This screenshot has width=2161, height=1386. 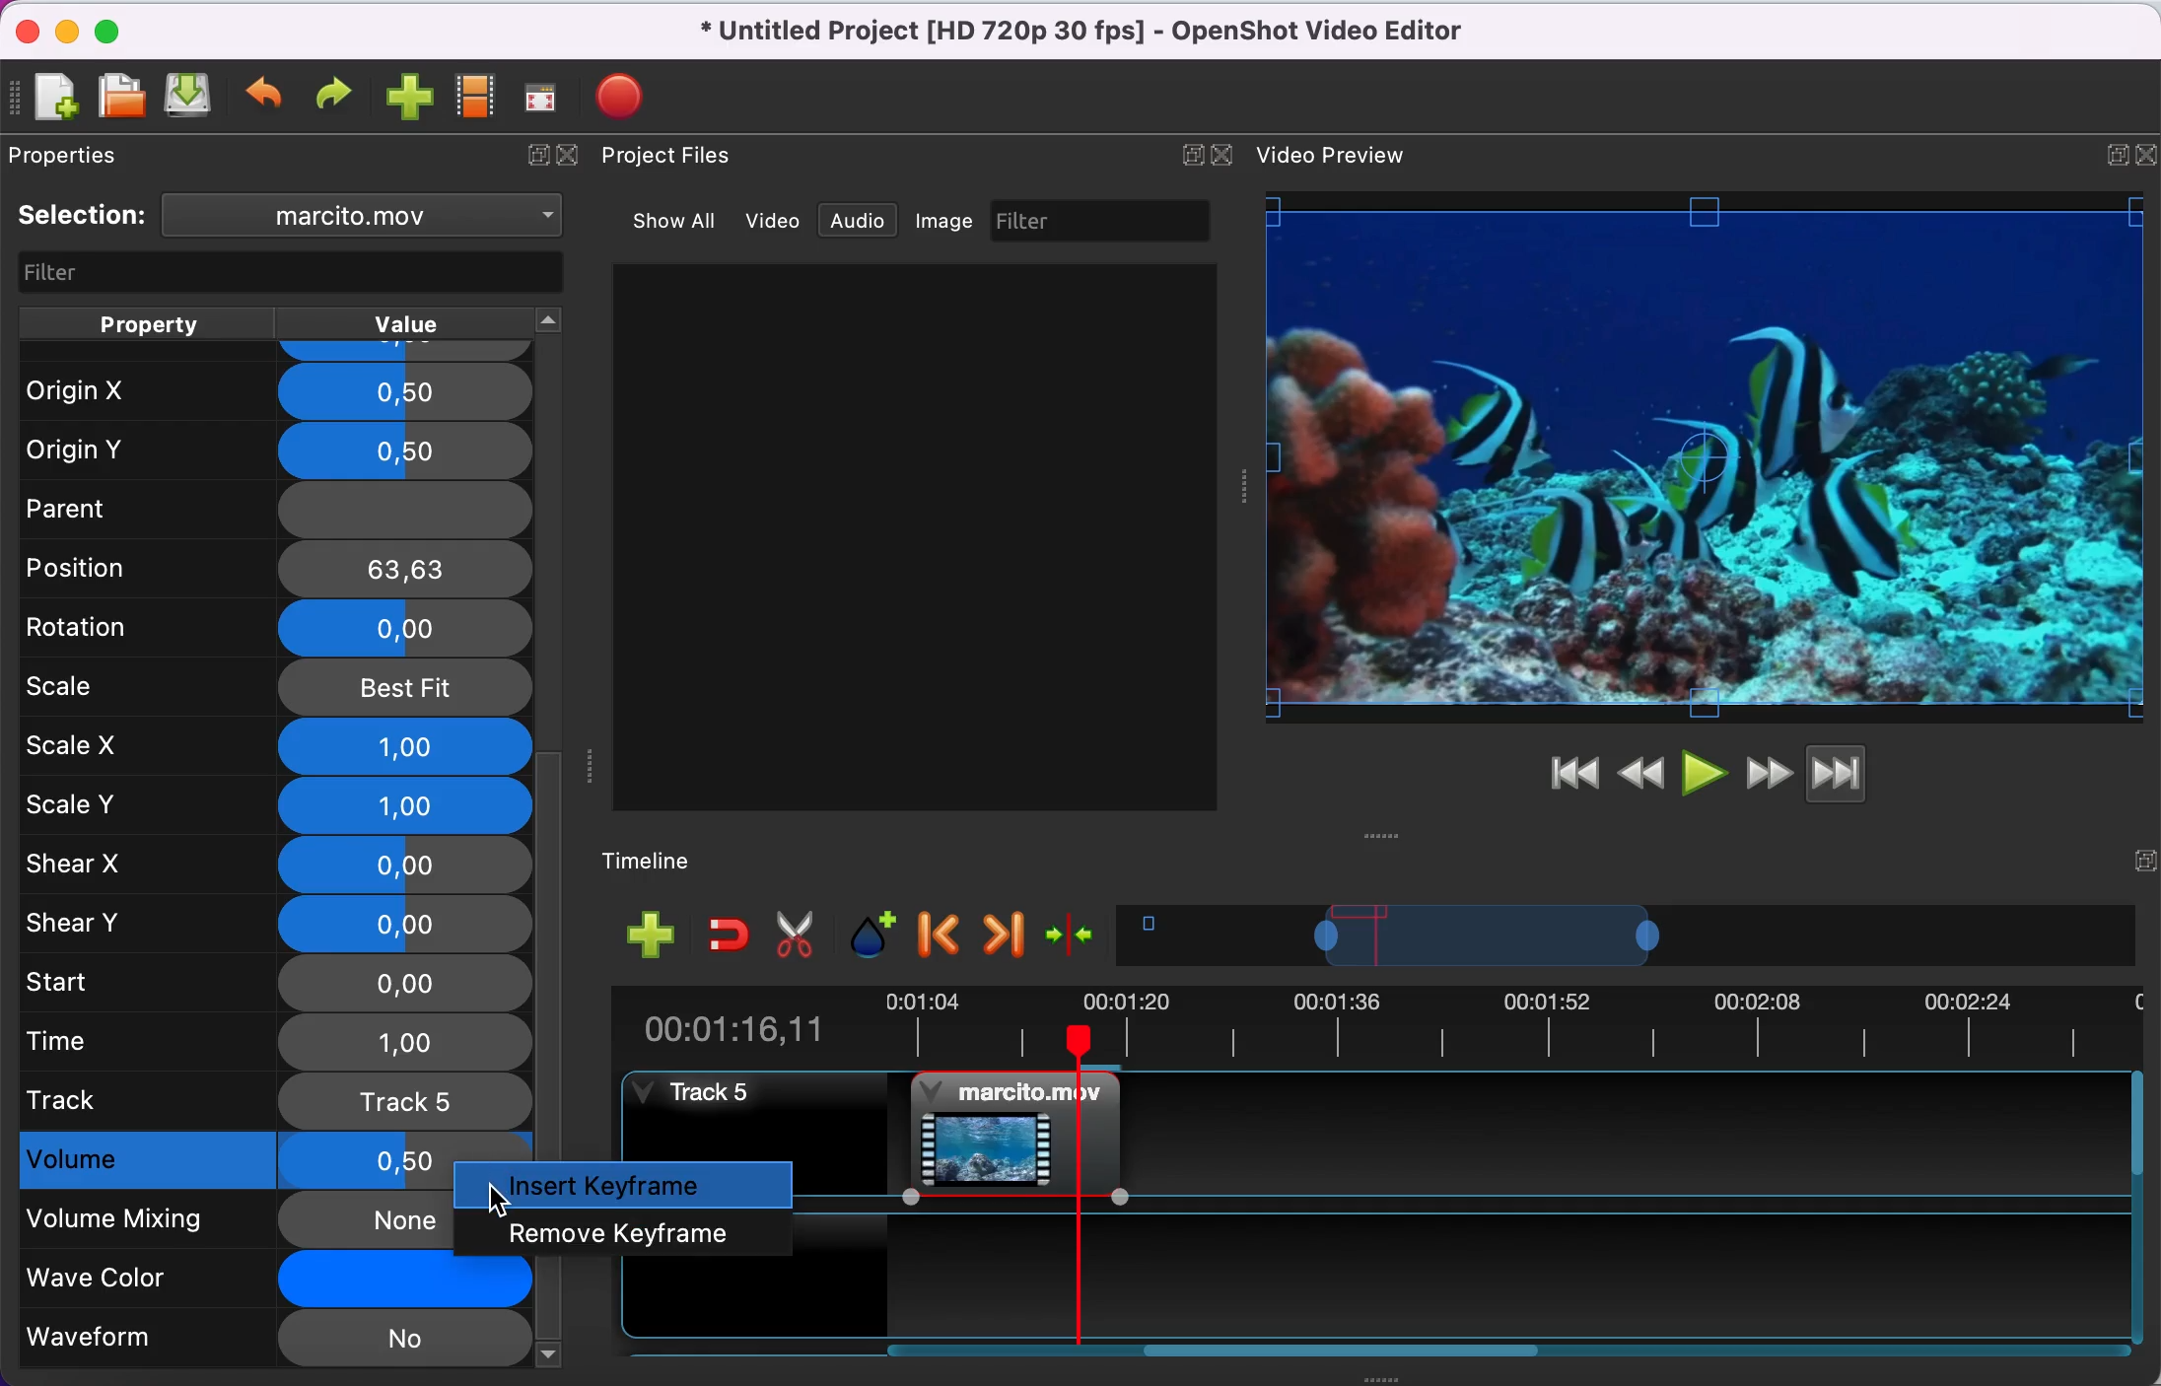 I want to click on title - Untitled Project (HD 720p 30 fps)-OpenShot Video Editor, so click(x=1113, y=35).